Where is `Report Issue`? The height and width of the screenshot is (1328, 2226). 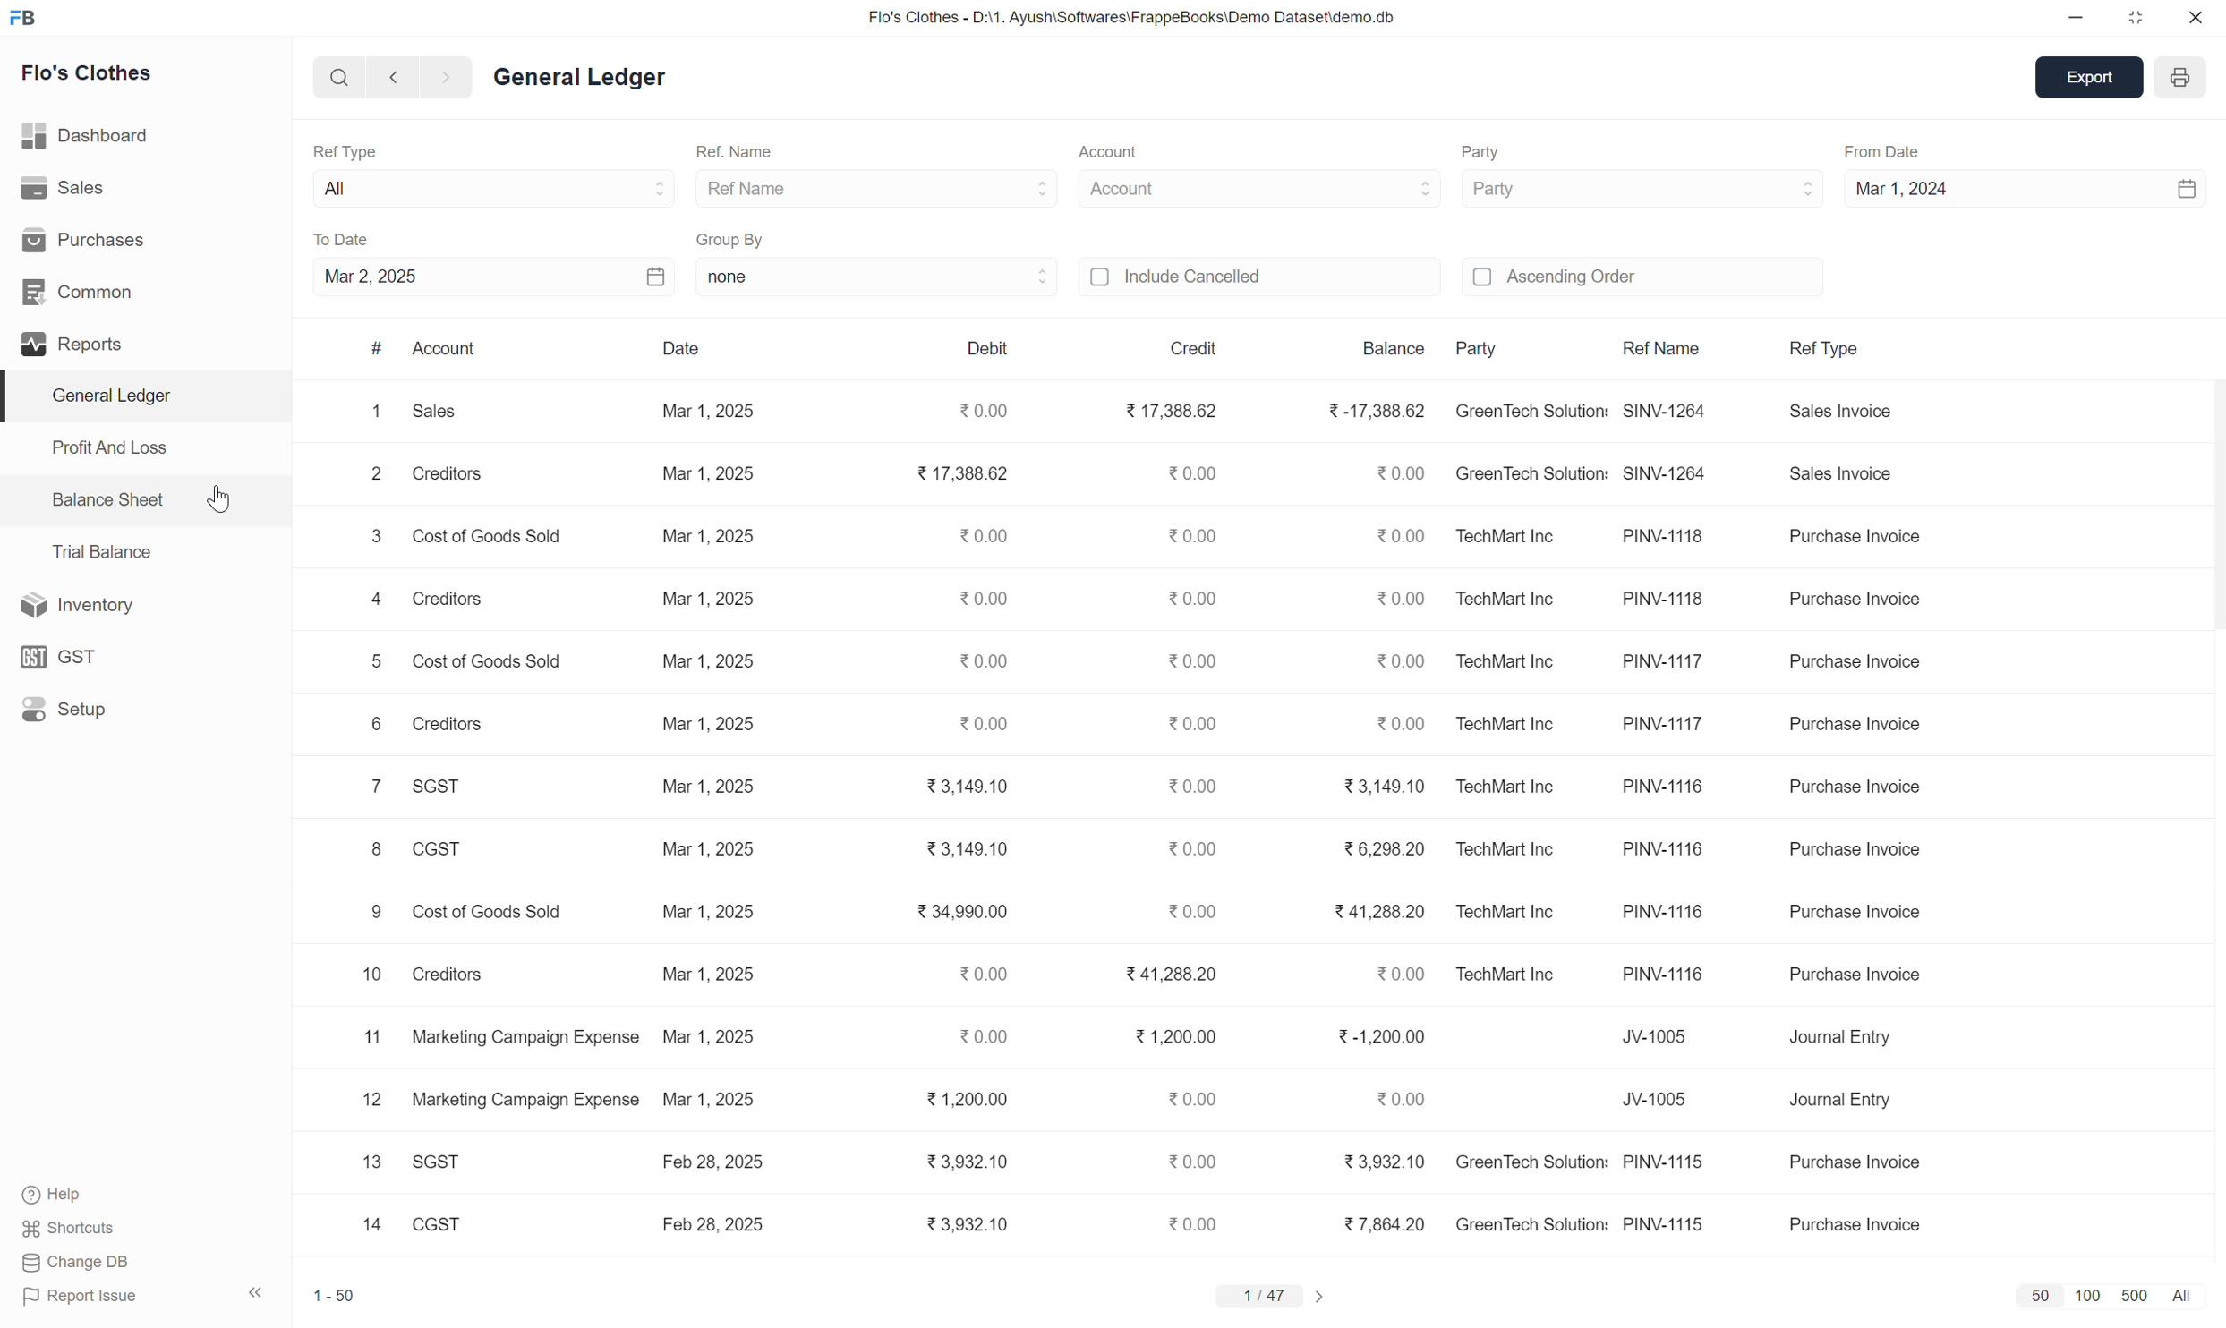 Report Issue is located at coordinates (74, 1297).